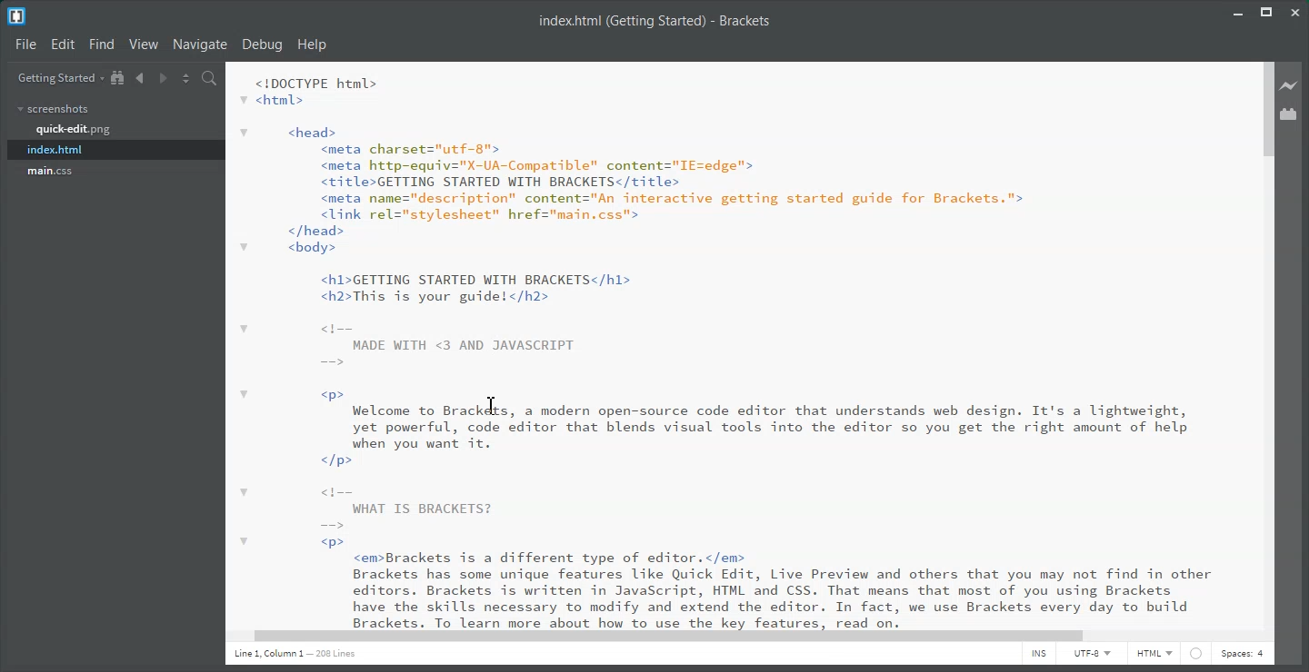 The width and height of the screenshot is (1309, 672). Describe the element at coordinates (51, 171) in the screenshot. I see `main.css` at that location.